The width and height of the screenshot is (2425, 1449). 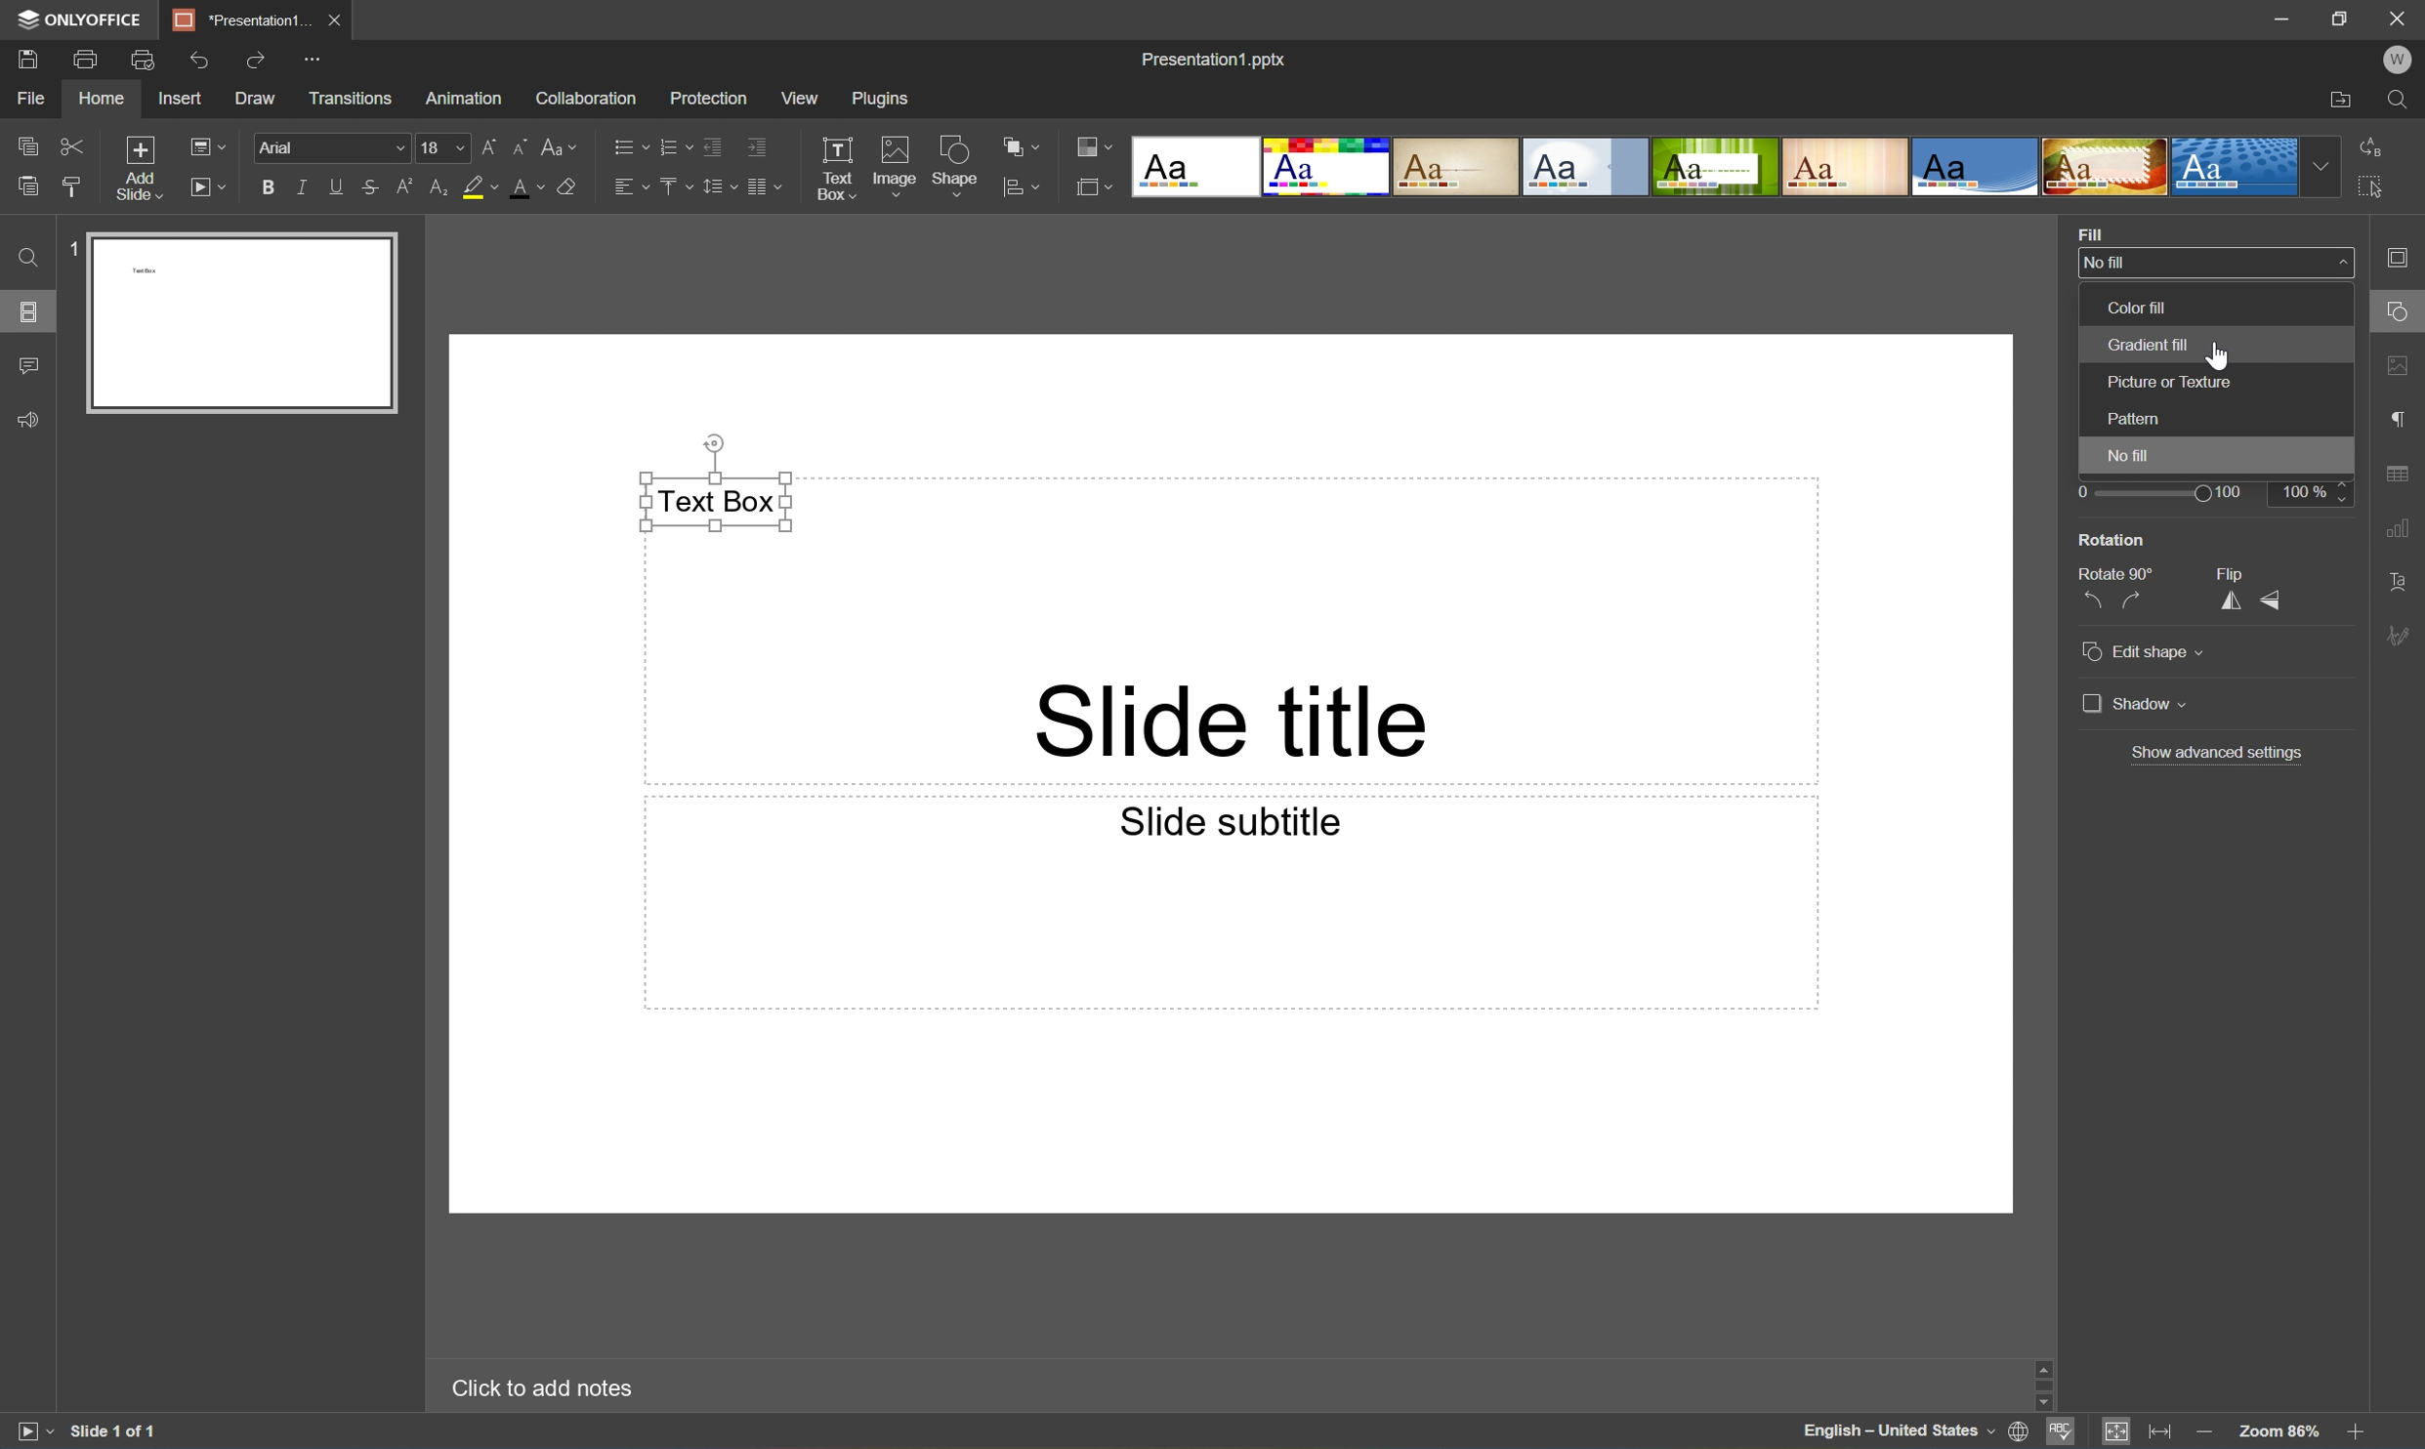 What do you see at coordinates (2357, 1401) in the screenshot?
I see `Scroll Down` at bounding box center [2357, 1401].